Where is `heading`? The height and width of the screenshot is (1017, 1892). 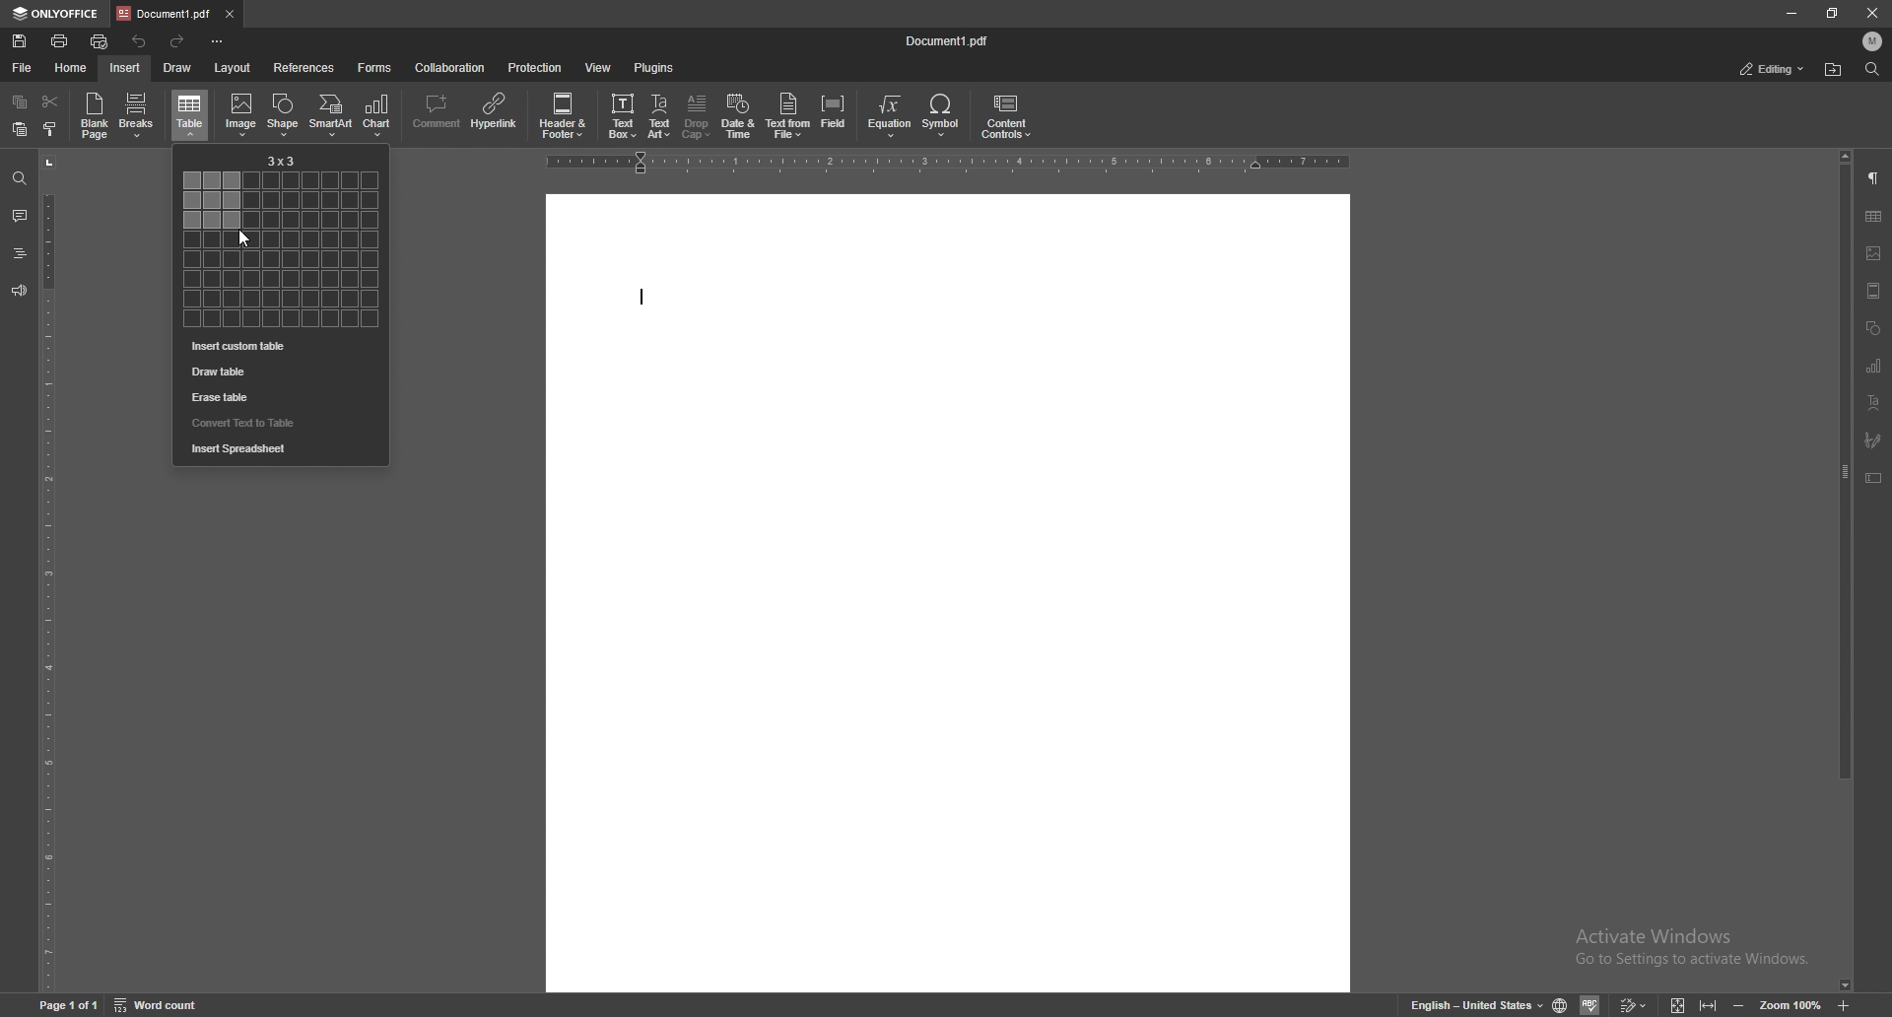 heading is located at coordinates (19, 253).